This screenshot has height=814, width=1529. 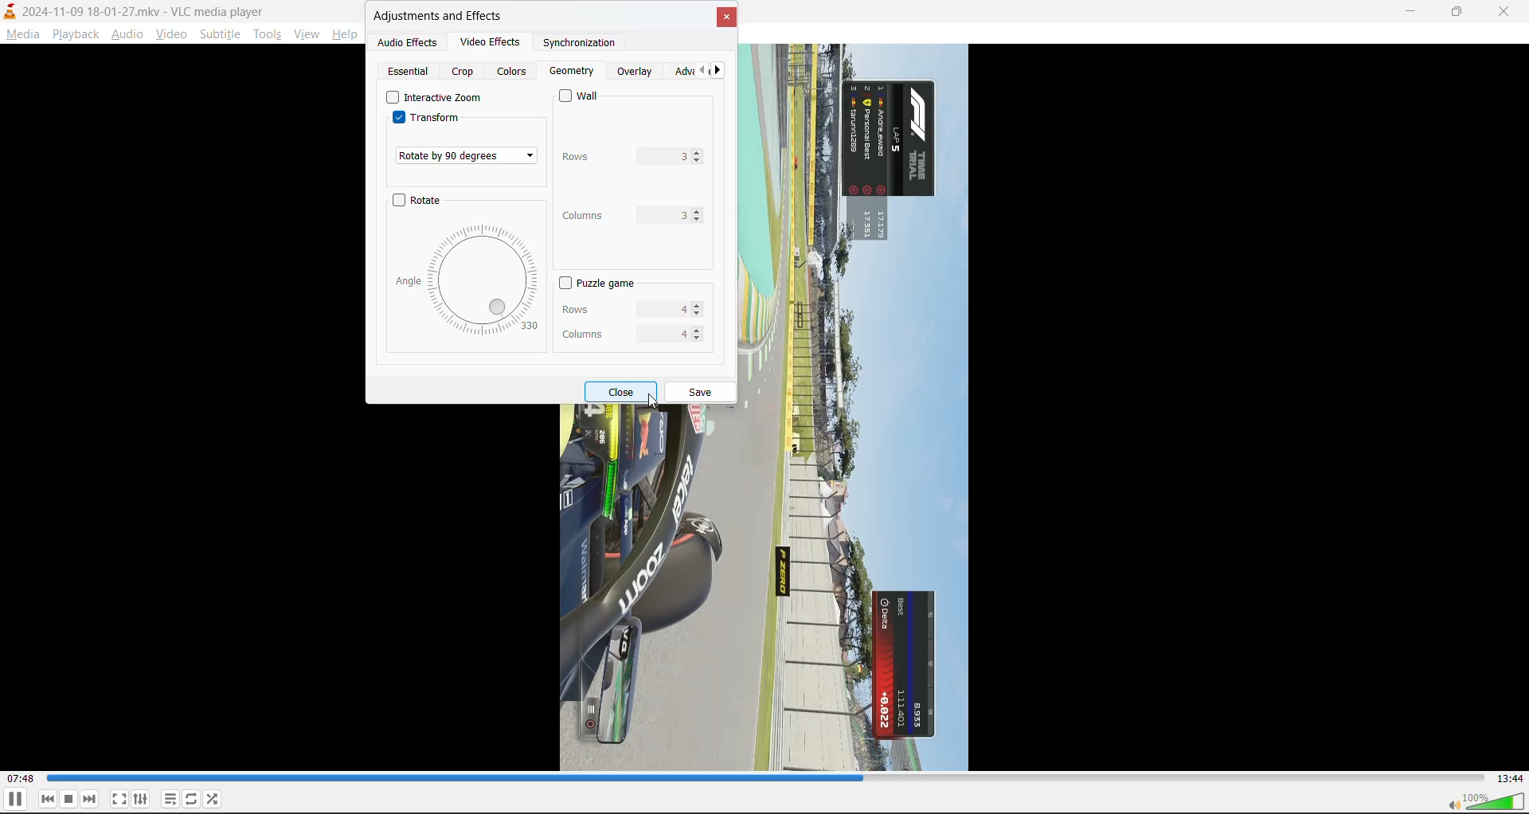 What do you see at coordinates (514, 70) in the screenshot?
I see `colors` at bounding box center [514, 70].